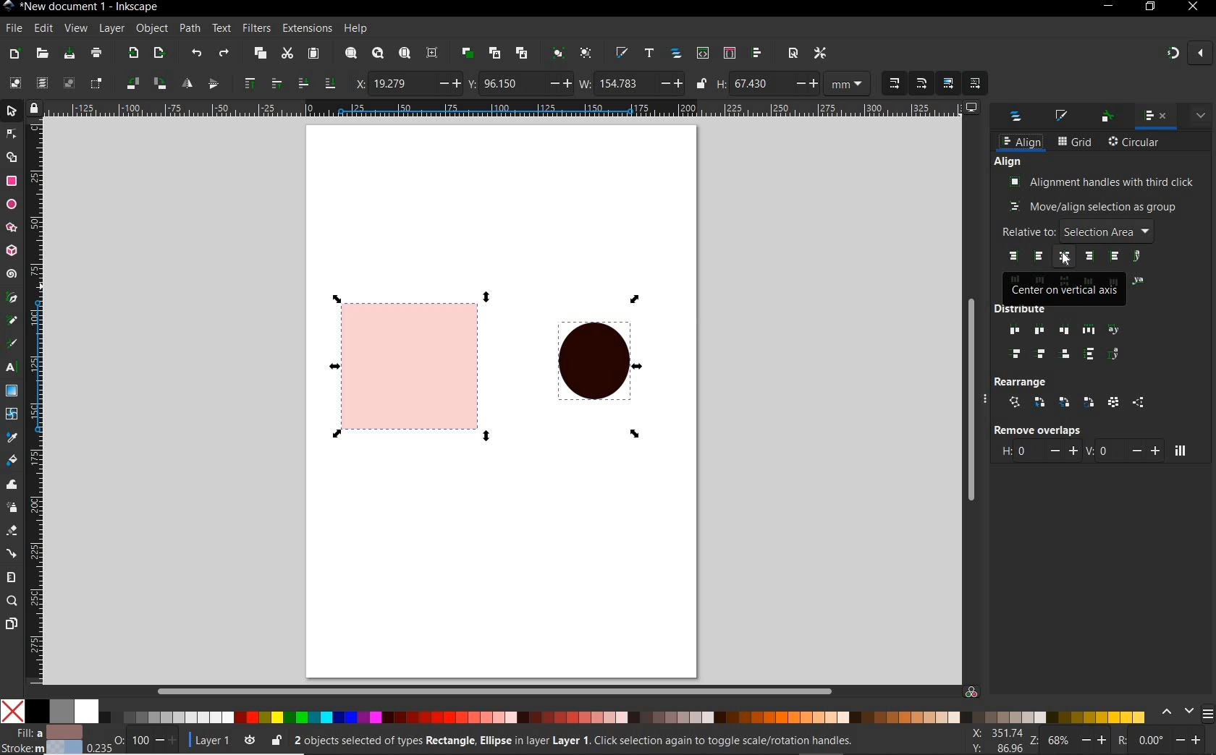  I want to click on dropper tool, so click(10, 435).